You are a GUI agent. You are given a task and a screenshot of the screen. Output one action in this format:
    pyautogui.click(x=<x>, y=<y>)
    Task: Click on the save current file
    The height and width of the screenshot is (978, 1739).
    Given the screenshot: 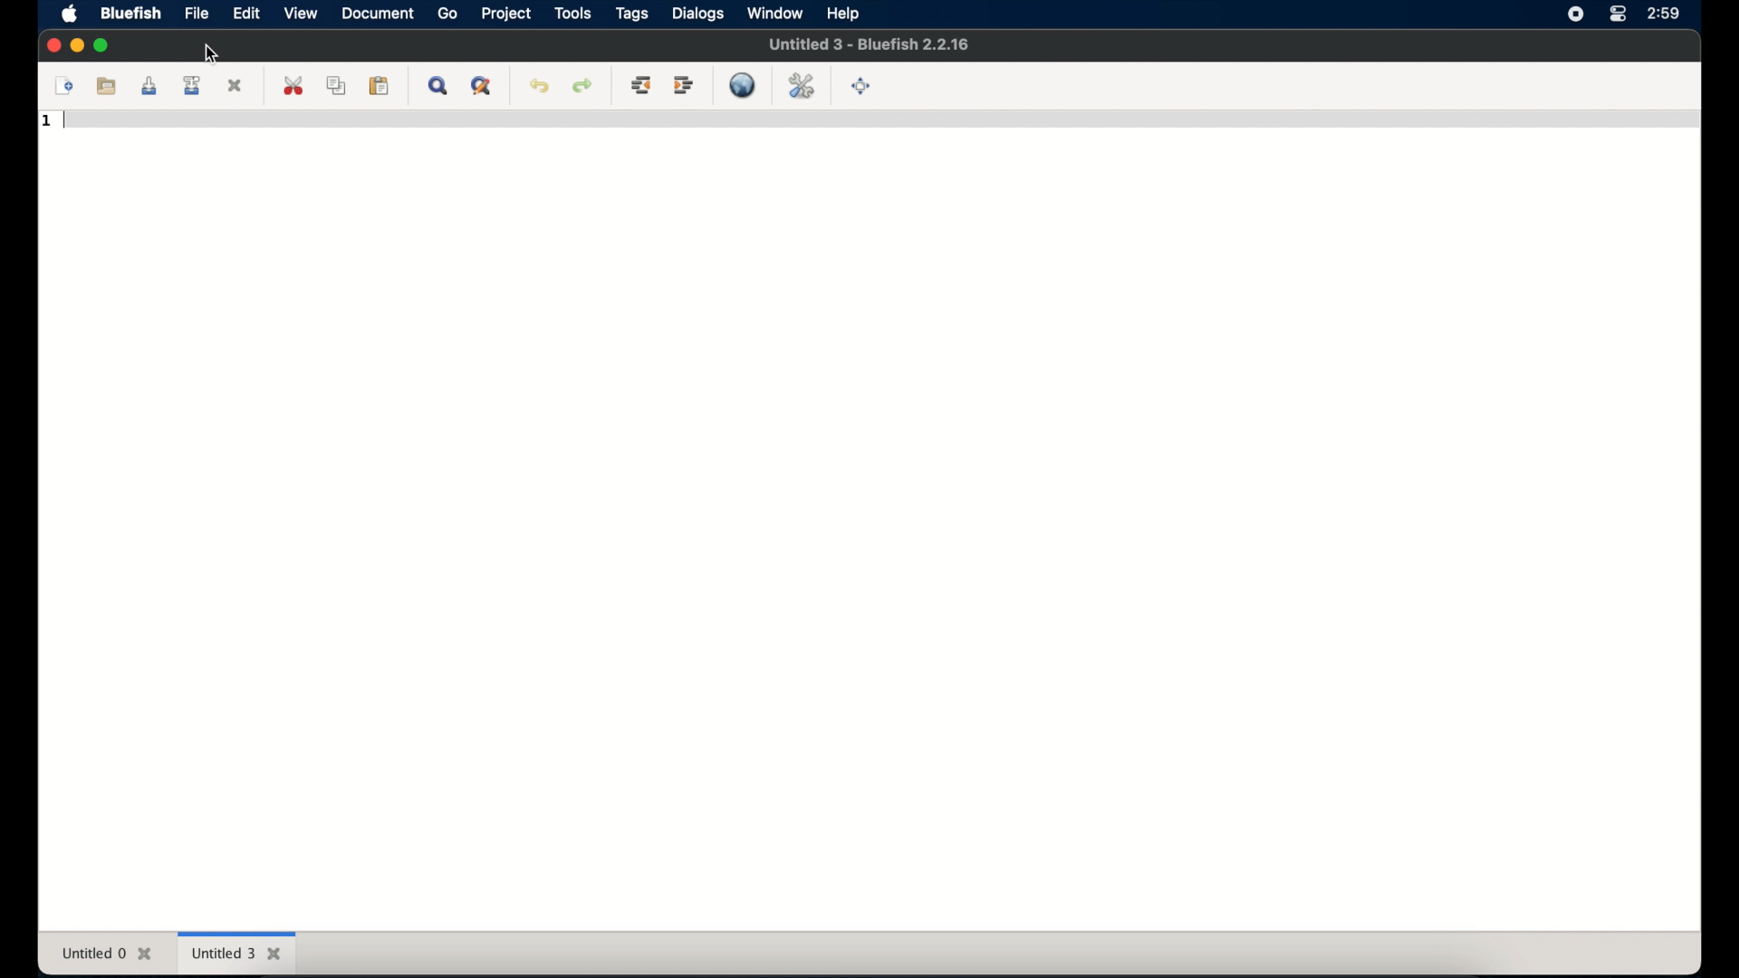 What is the action you would take?
    pyautogui.click(x=149, y=85)
    